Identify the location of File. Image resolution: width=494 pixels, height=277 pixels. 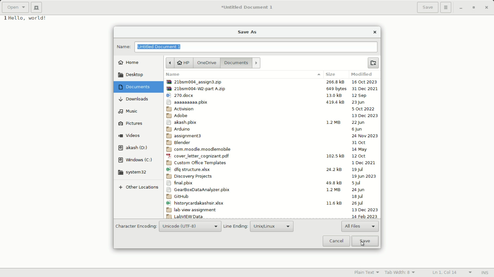
(271, 210).